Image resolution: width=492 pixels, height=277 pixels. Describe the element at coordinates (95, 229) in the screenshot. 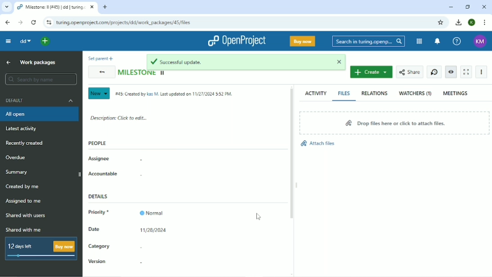

I see `Date` at that location.